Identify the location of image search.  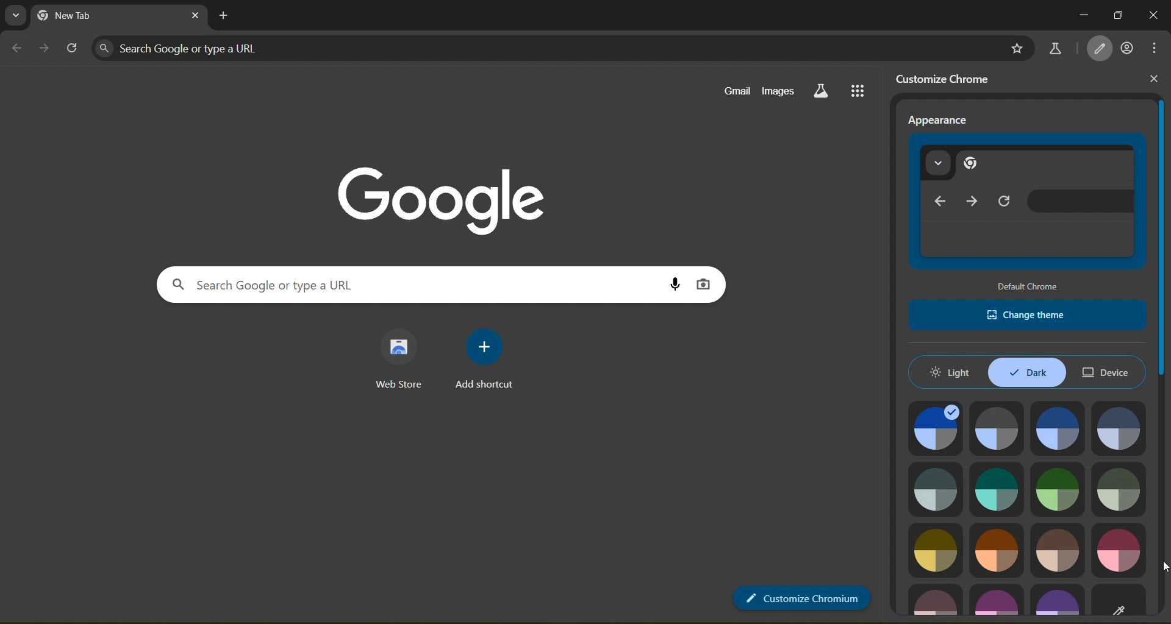
(706, 286).